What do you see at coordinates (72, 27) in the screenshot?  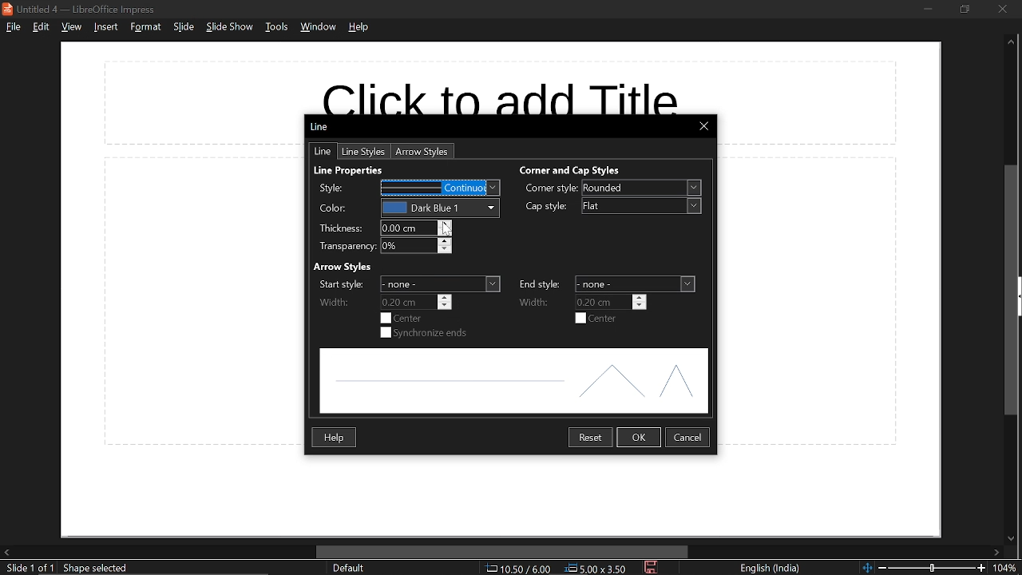 I see `view` at bounding box center [72, 27].